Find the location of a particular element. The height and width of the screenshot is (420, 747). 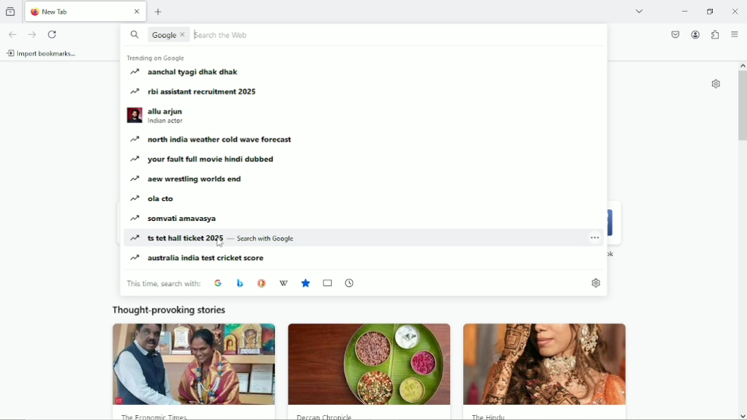

aew wrestling worlds end is located at coordinates (189, 181).